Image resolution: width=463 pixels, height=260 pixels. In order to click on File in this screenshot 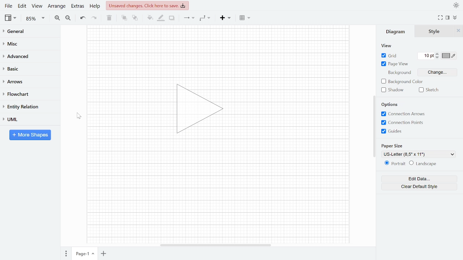, I will do `click(8, 6)`.